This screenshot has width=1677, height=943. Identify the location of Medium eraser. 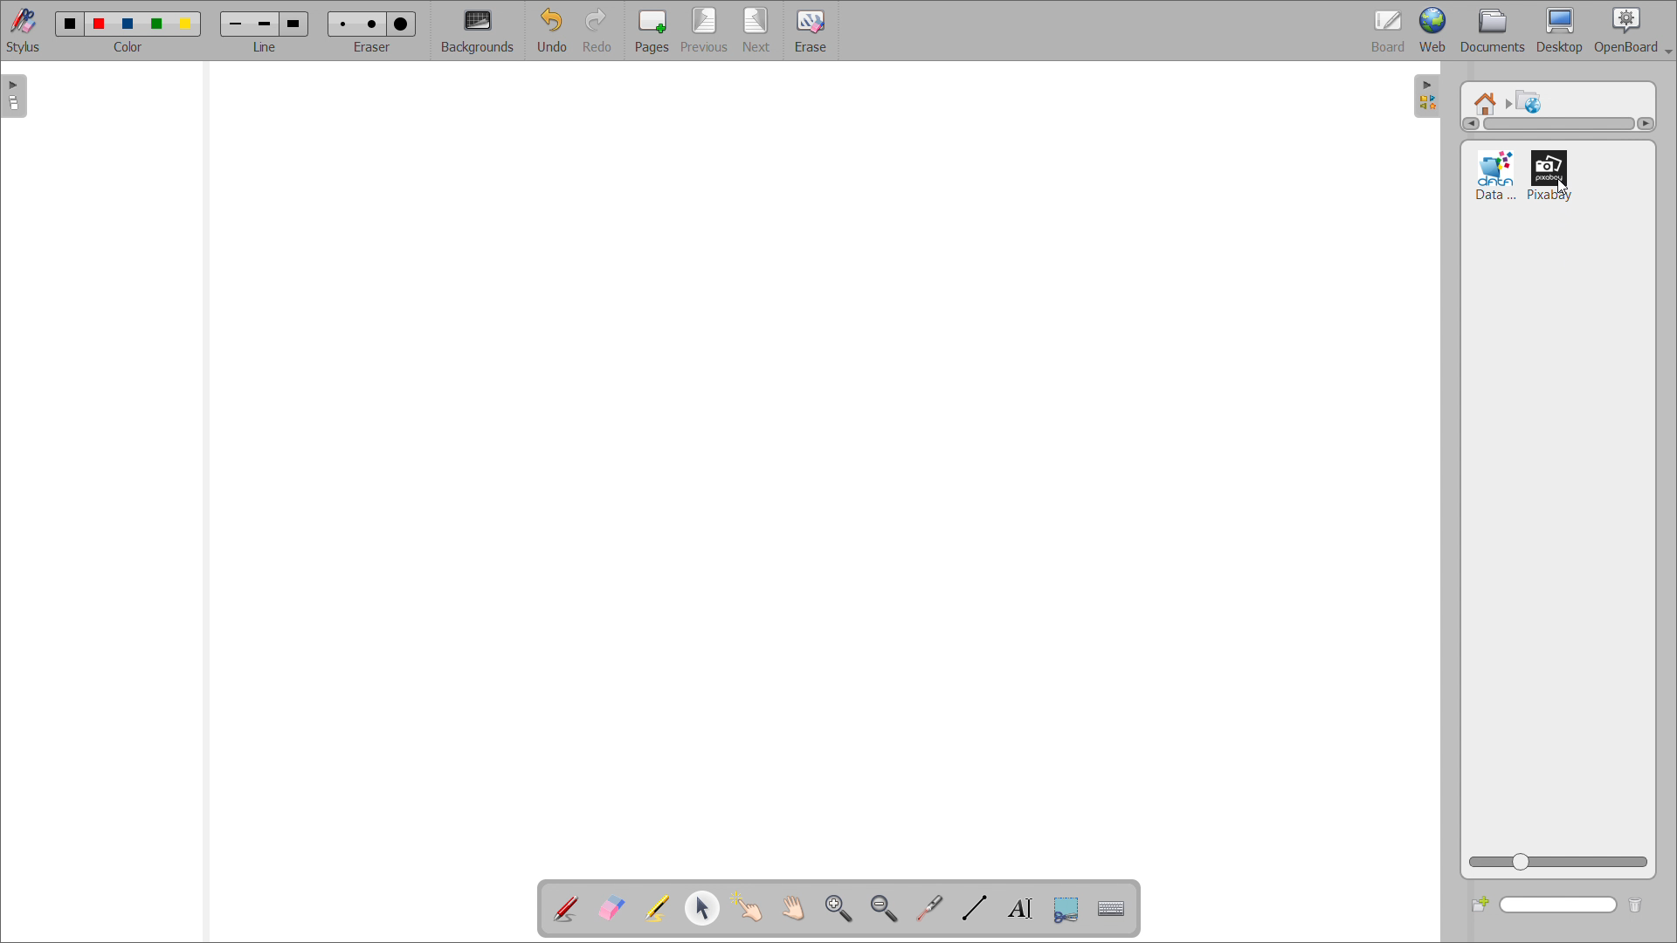
(370, 22).